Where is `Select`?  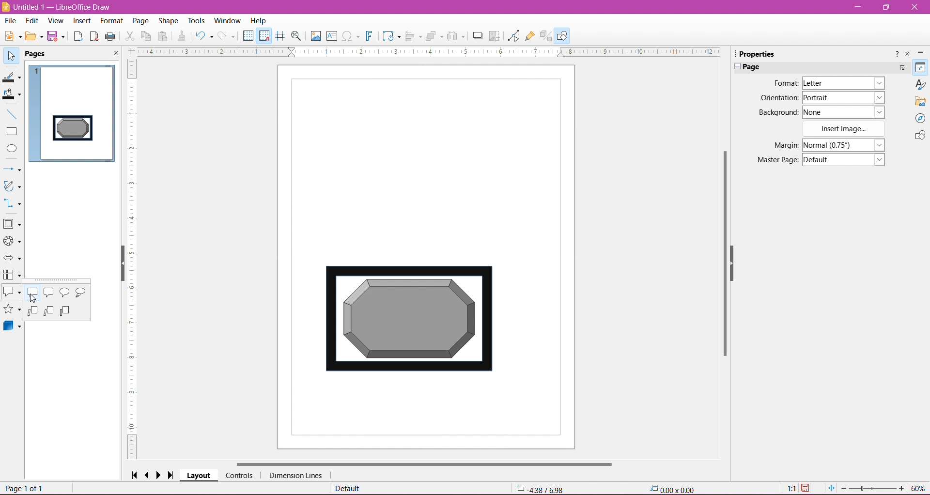
Select is located at coordinates (12, 56).